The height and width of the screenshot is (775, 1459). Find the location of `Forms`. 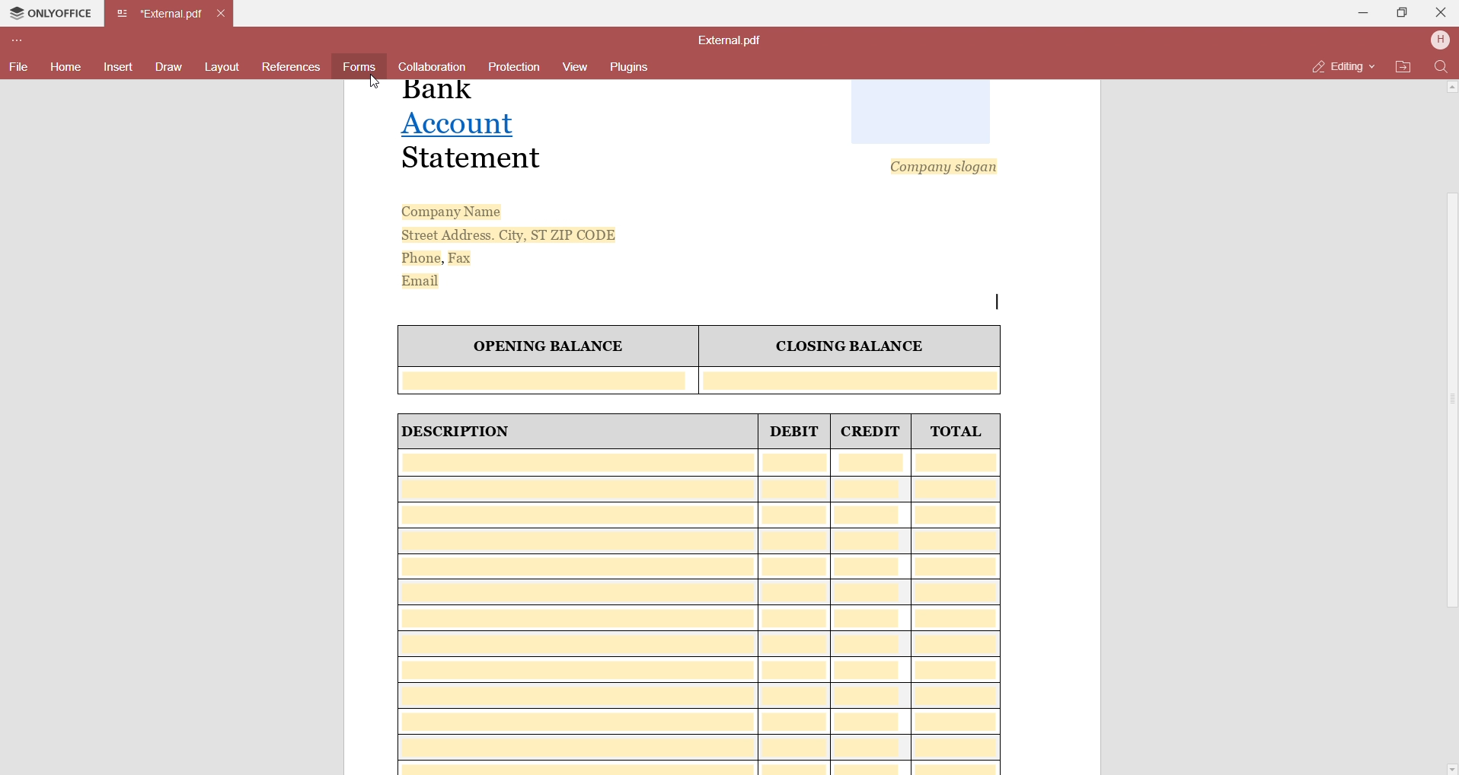

Forms is located at coordinates (359, 66).